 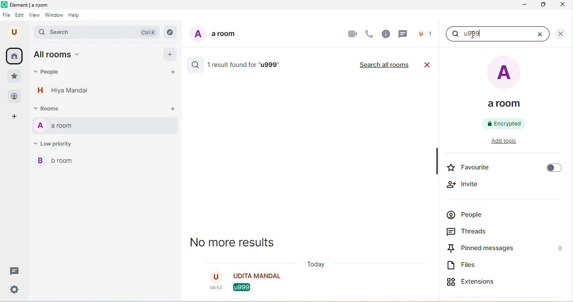 What do you see at coordinates (544, 6) in the screenshot?
I see `maximize` at bounding box center [544, 6].